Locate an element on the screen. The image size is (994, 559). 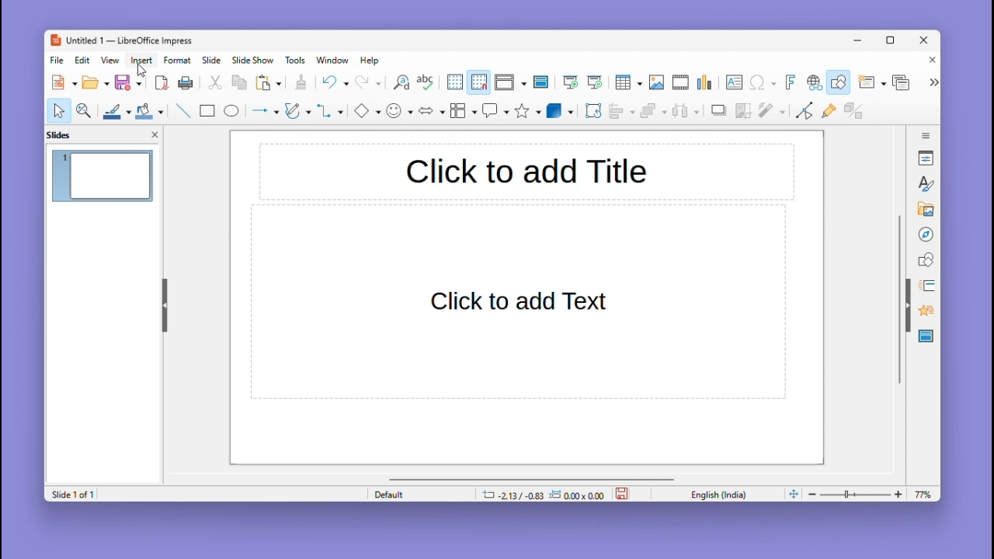
Navigator is located at coordinates (926, 233).